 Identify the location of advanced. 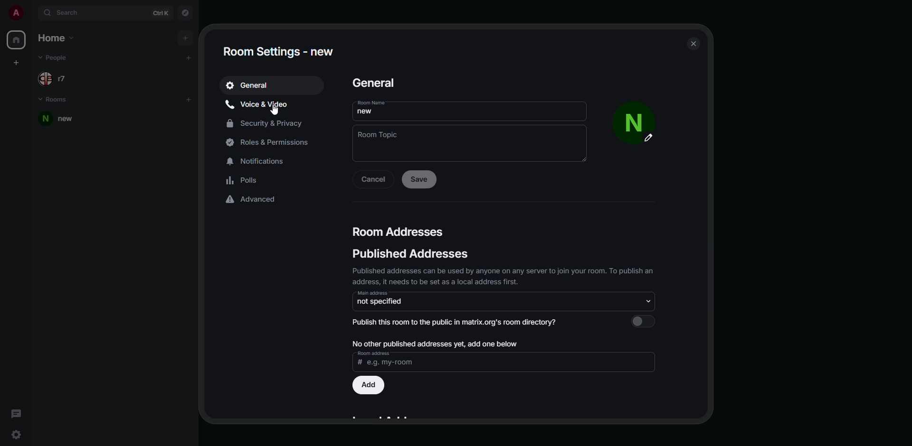
(251, 200).